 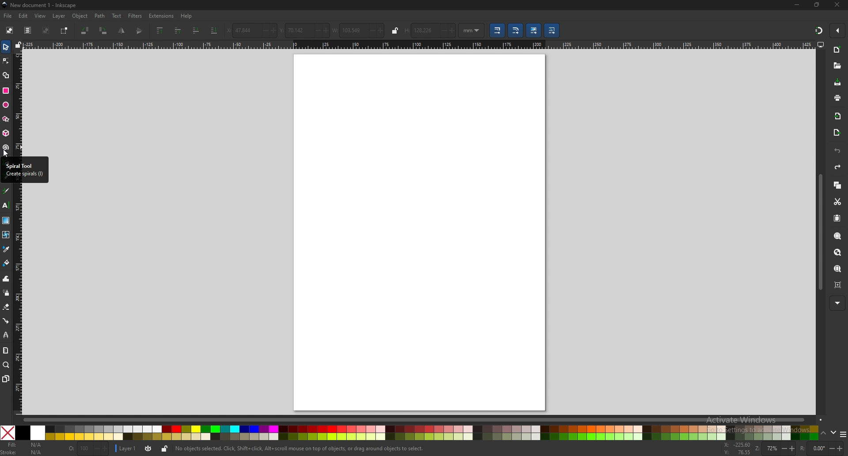 I want to click on display tools, so click(x=821, y=45).